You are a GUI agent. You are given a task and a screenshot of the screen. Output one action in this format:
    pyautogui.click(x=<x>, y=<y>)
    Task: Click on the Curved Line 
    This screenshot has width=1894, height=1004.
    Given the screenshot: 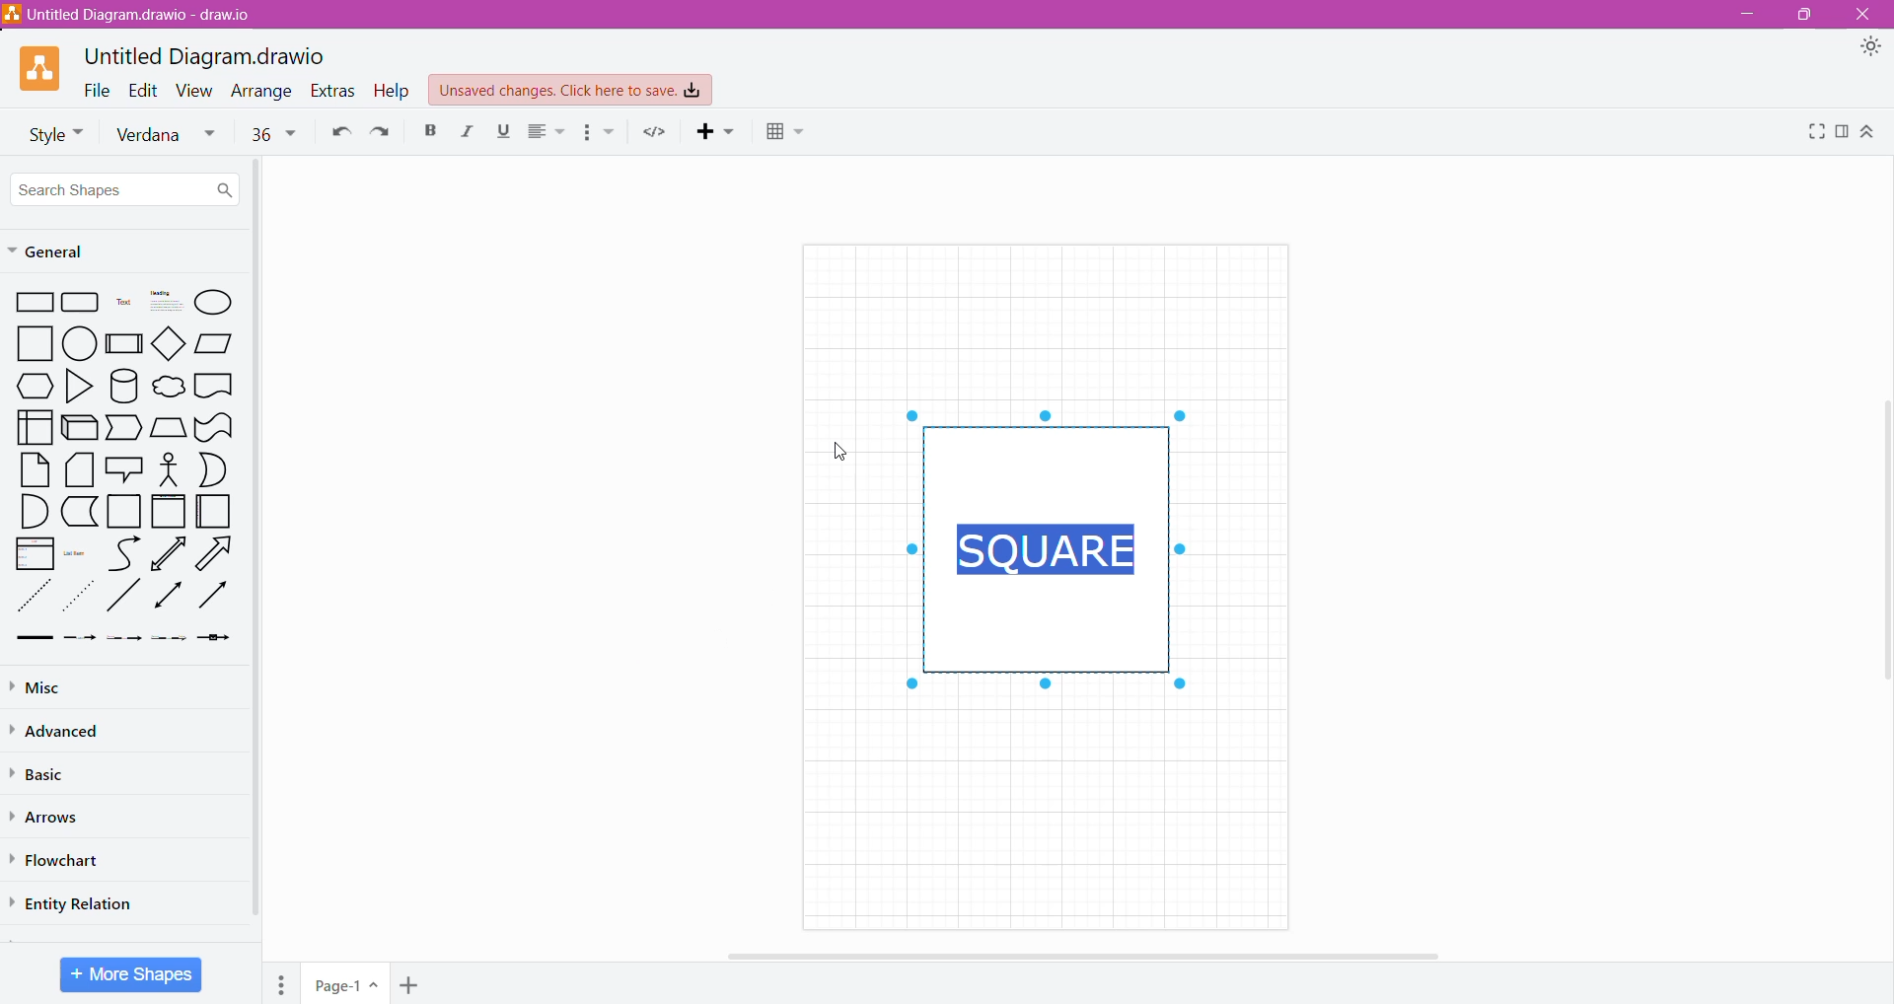 What is the action you would take?
    pyautogui.click(x=123, y=554)
    